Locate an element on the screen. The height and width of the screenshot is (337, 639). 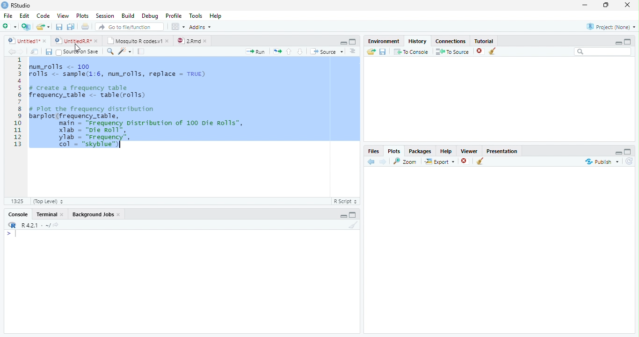
Remove Selected is located at coordinates (465, 162).